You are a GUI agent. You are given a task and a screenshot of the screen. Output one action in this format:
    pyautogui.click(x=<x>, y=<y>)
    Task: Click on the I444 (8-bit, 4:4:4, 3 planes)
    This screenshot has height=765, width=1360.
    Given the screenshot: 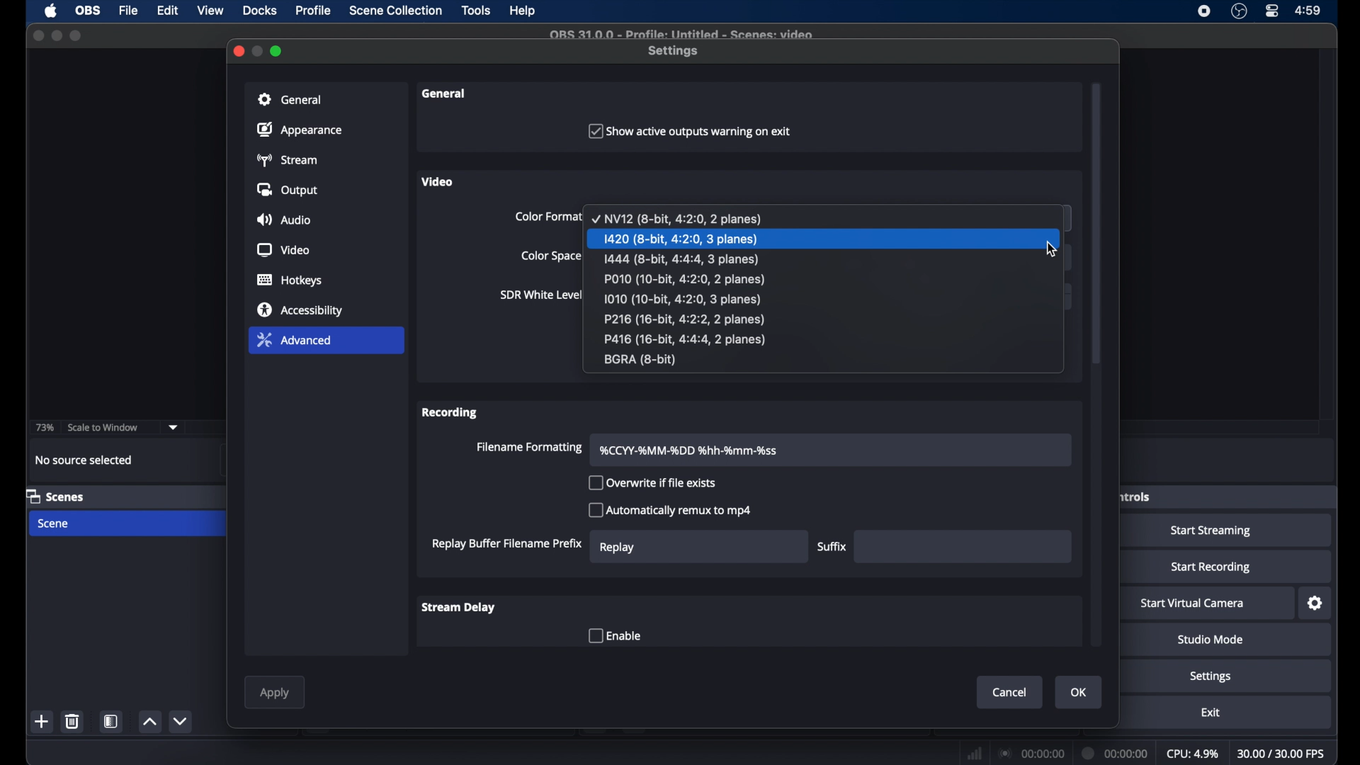 What is the action you would take?
    pyautogui.click(x=684, y=258)
    